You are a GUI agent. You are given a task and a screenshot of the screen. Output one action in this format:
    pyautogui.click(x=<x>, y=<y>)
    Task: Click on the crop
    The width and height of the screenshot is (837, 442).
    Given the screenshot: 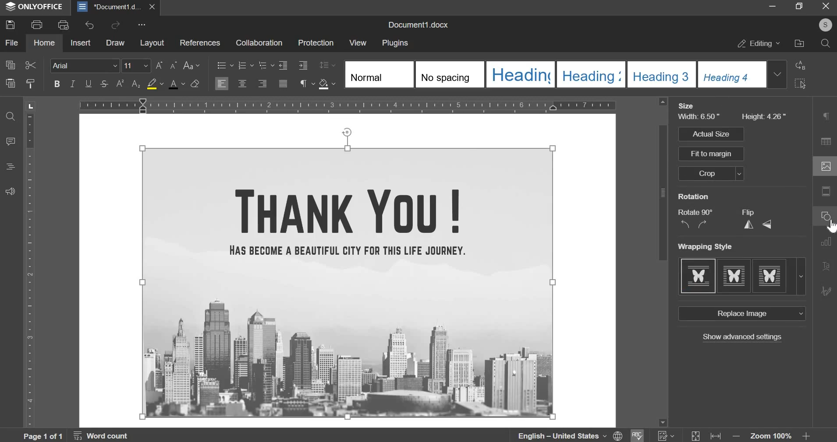 What is the action you would take?
    pyautogui.click(x=711, y=174)
    